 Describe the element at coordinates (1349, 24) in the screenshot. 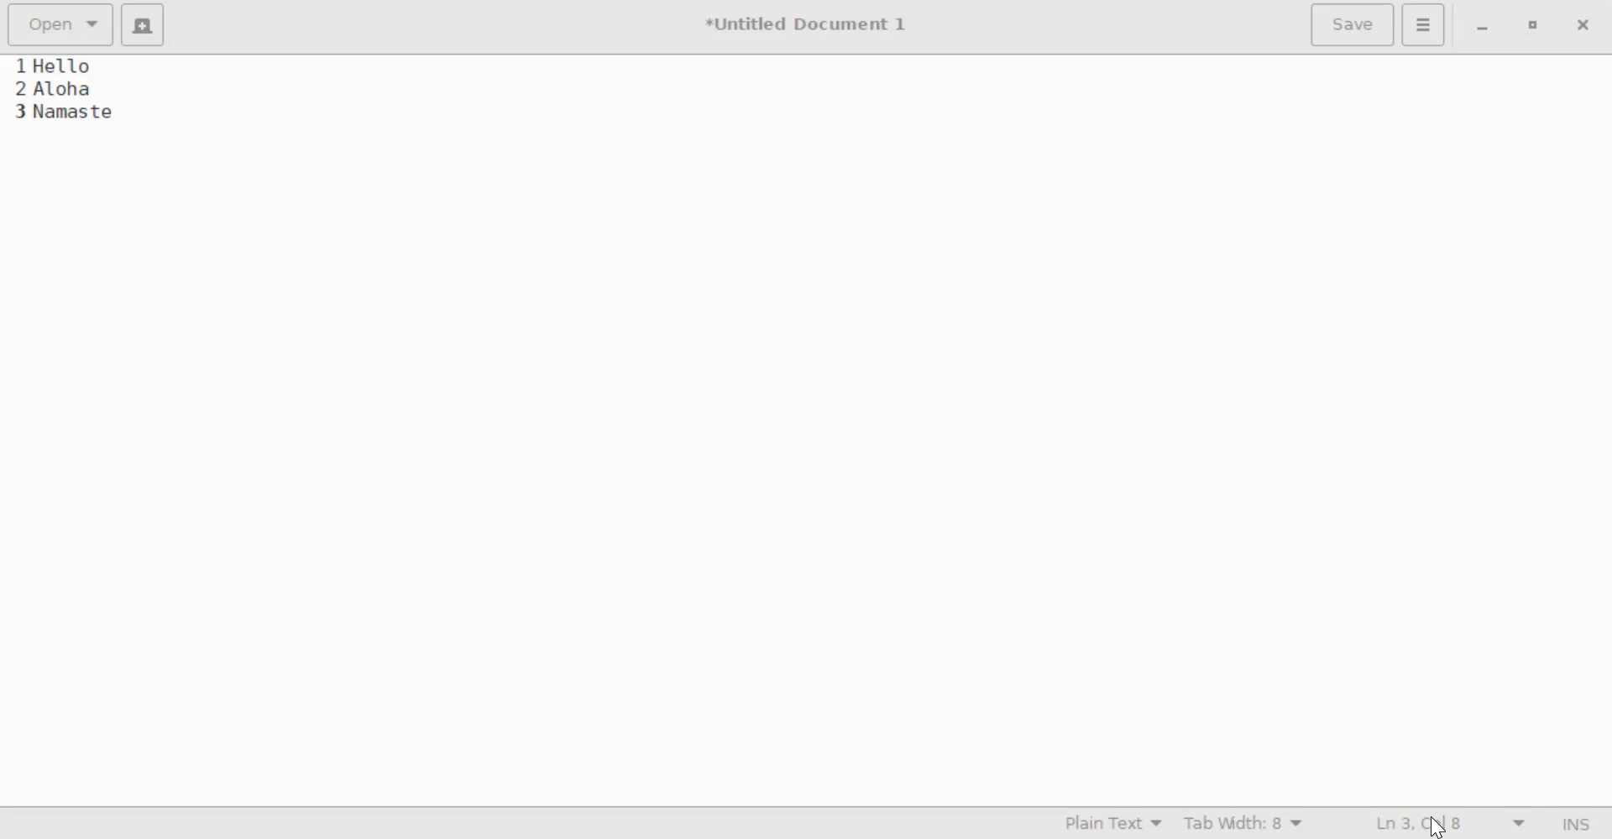

I see `Save` at that location.